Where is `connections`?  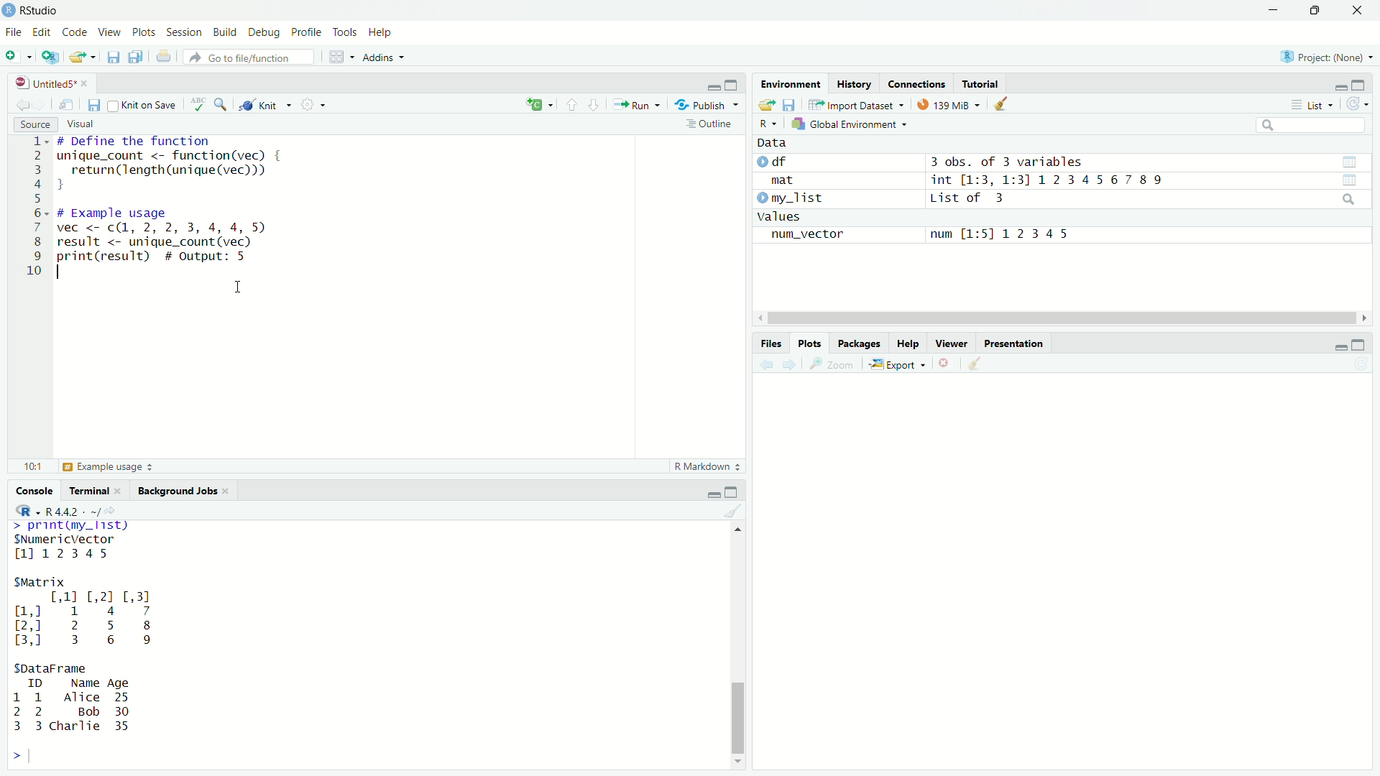 connections is located at coordinates (916, 83).